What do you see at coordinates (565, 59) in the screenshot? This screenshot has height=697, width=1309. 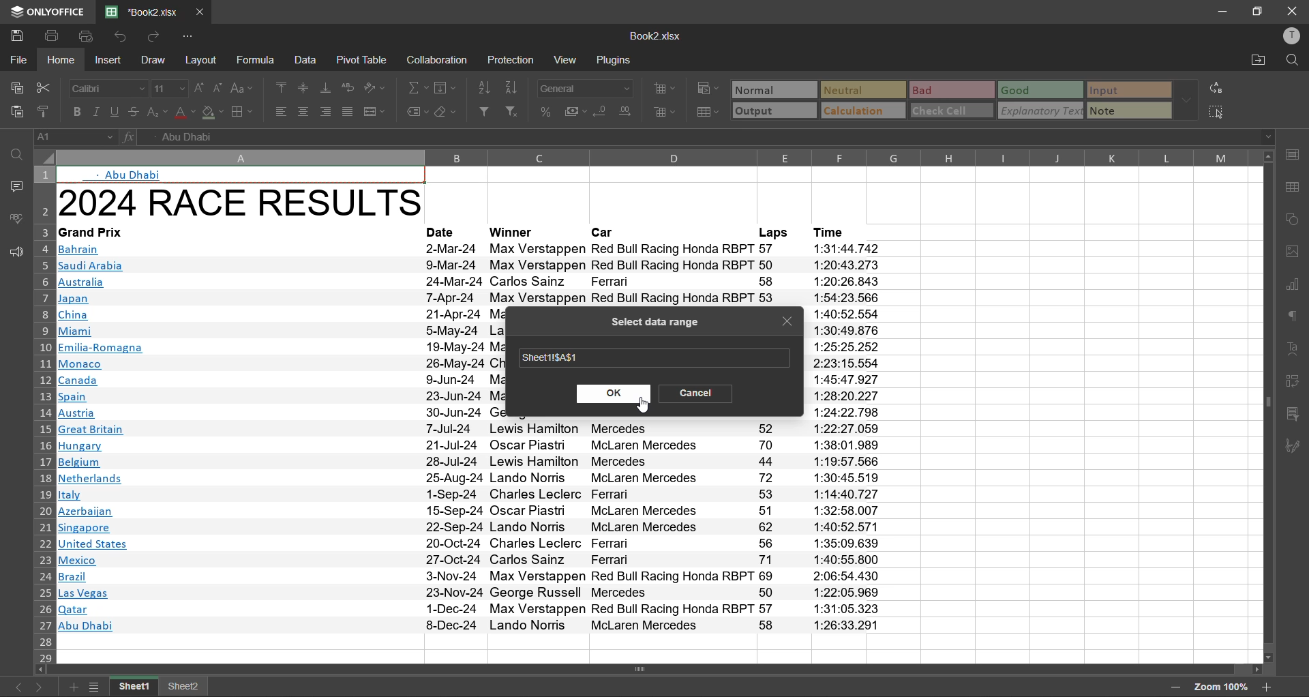 I see `view` at bounding box center [565, 59].